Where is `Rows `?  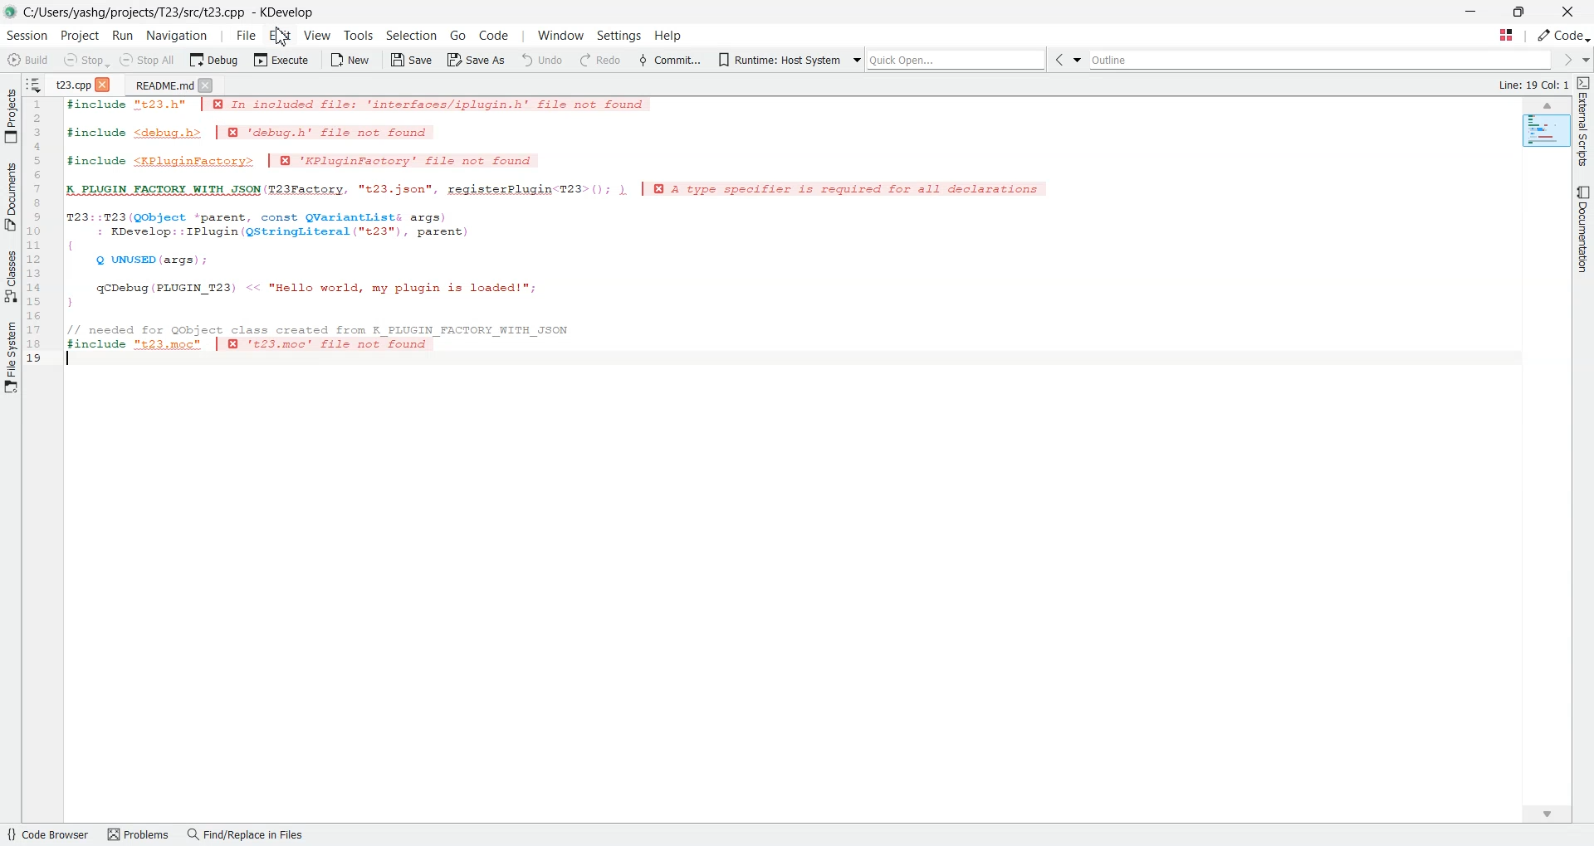 Rows  is located at coordinates (38, 233).